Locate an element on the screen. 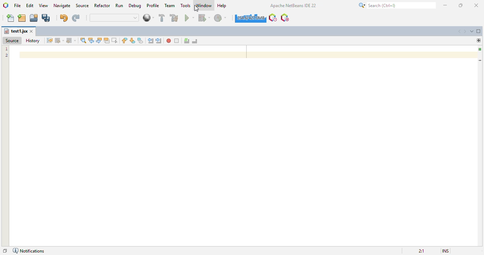 Image resolution: width=484 pixels, height=255 pixels. clean and build project is located at coordinates (174, 17).